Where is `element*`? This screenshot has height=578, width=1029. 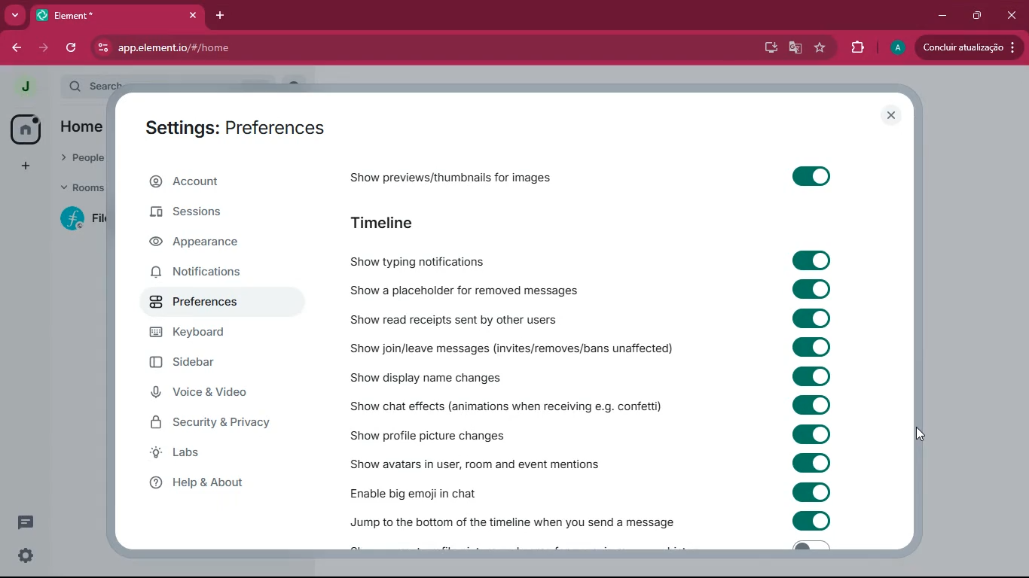 element* is located at coordinates (86, 14).